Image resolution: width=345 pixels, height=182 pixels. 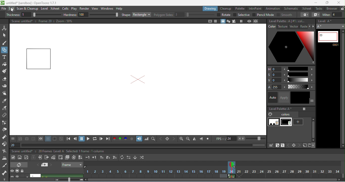 I want to click on help, so click(x=119, y=9).